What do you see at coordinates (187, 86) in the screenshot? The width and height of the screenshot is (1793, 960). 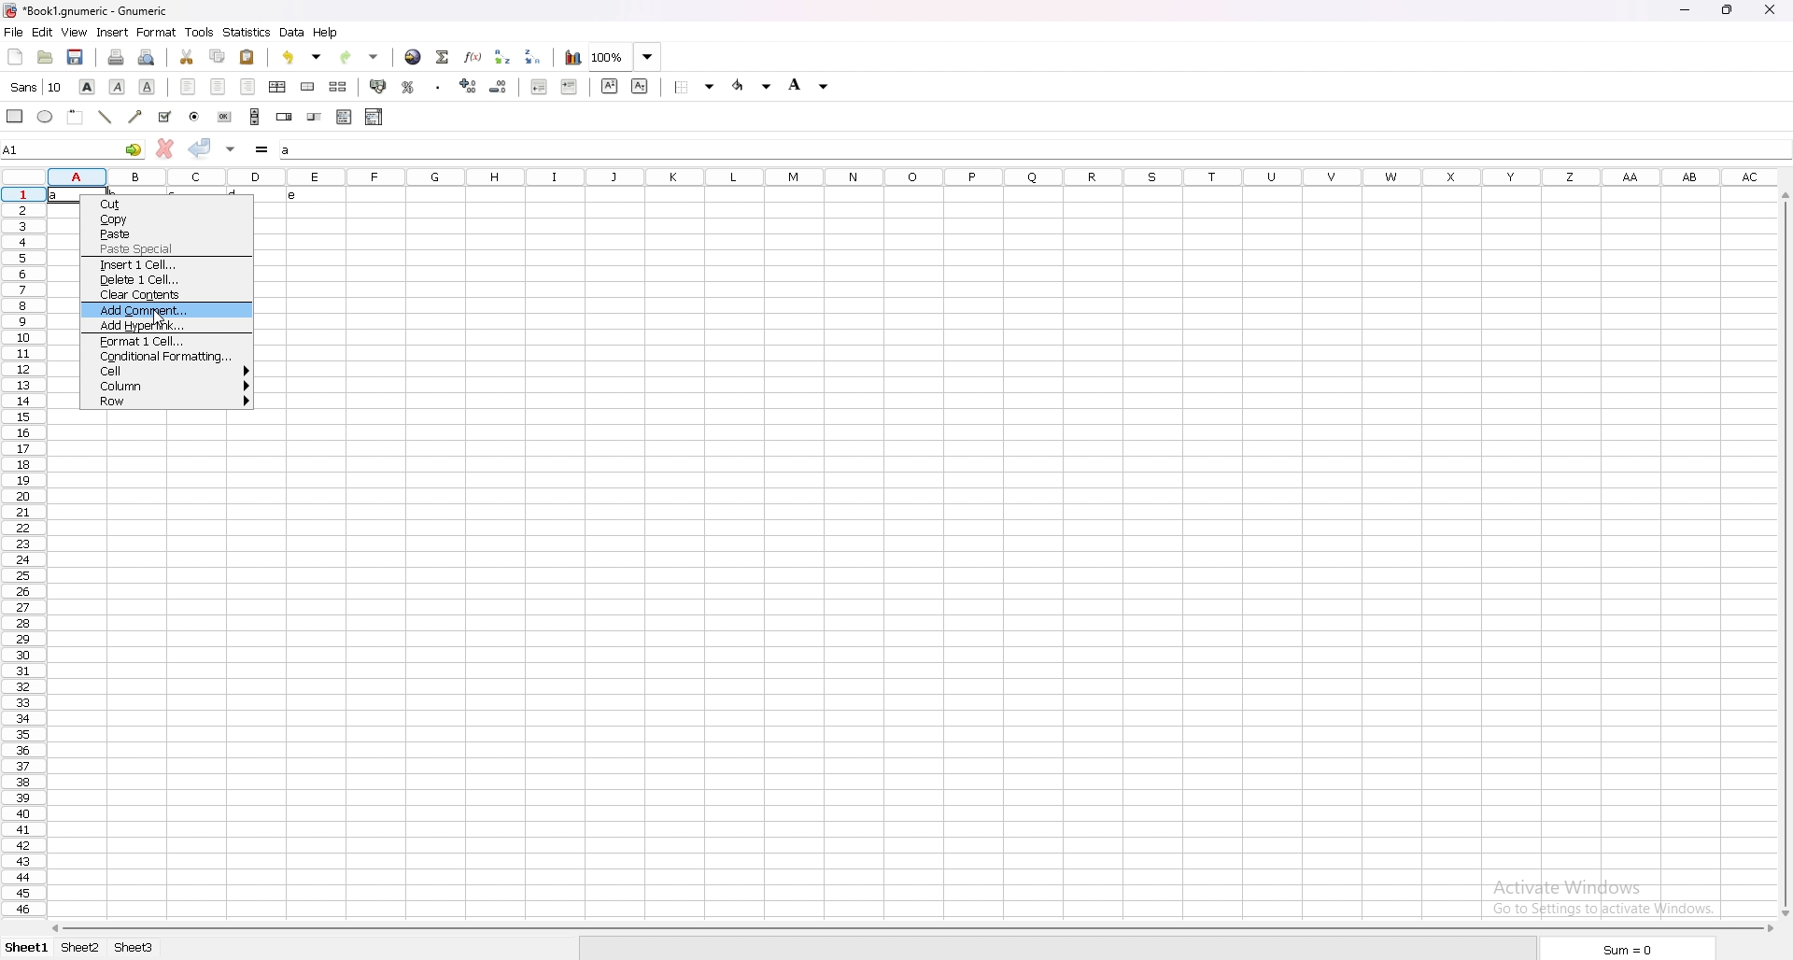 I see `left align` at bounding box center [187, 86].